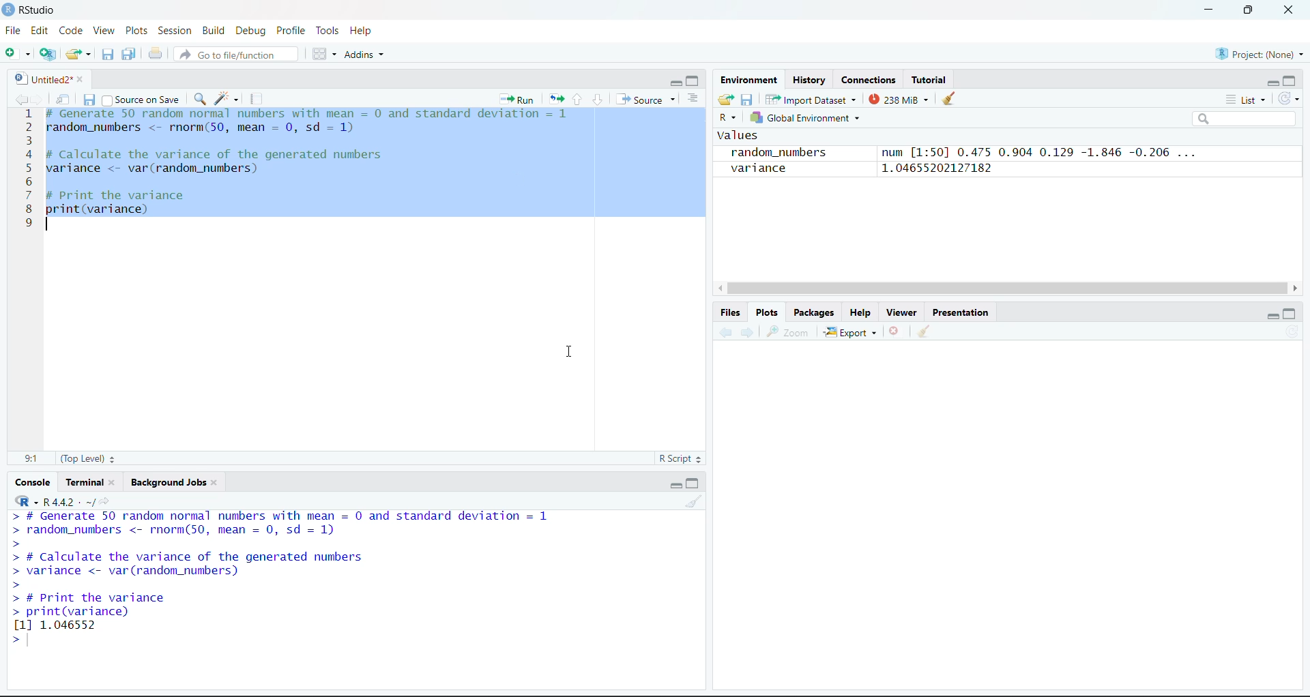 The height and width of the screenshot is (697, 1310). What do you see at coordinates (556, 100) in the screenshot?
I see `rerun` at bounding box center [556, 100].